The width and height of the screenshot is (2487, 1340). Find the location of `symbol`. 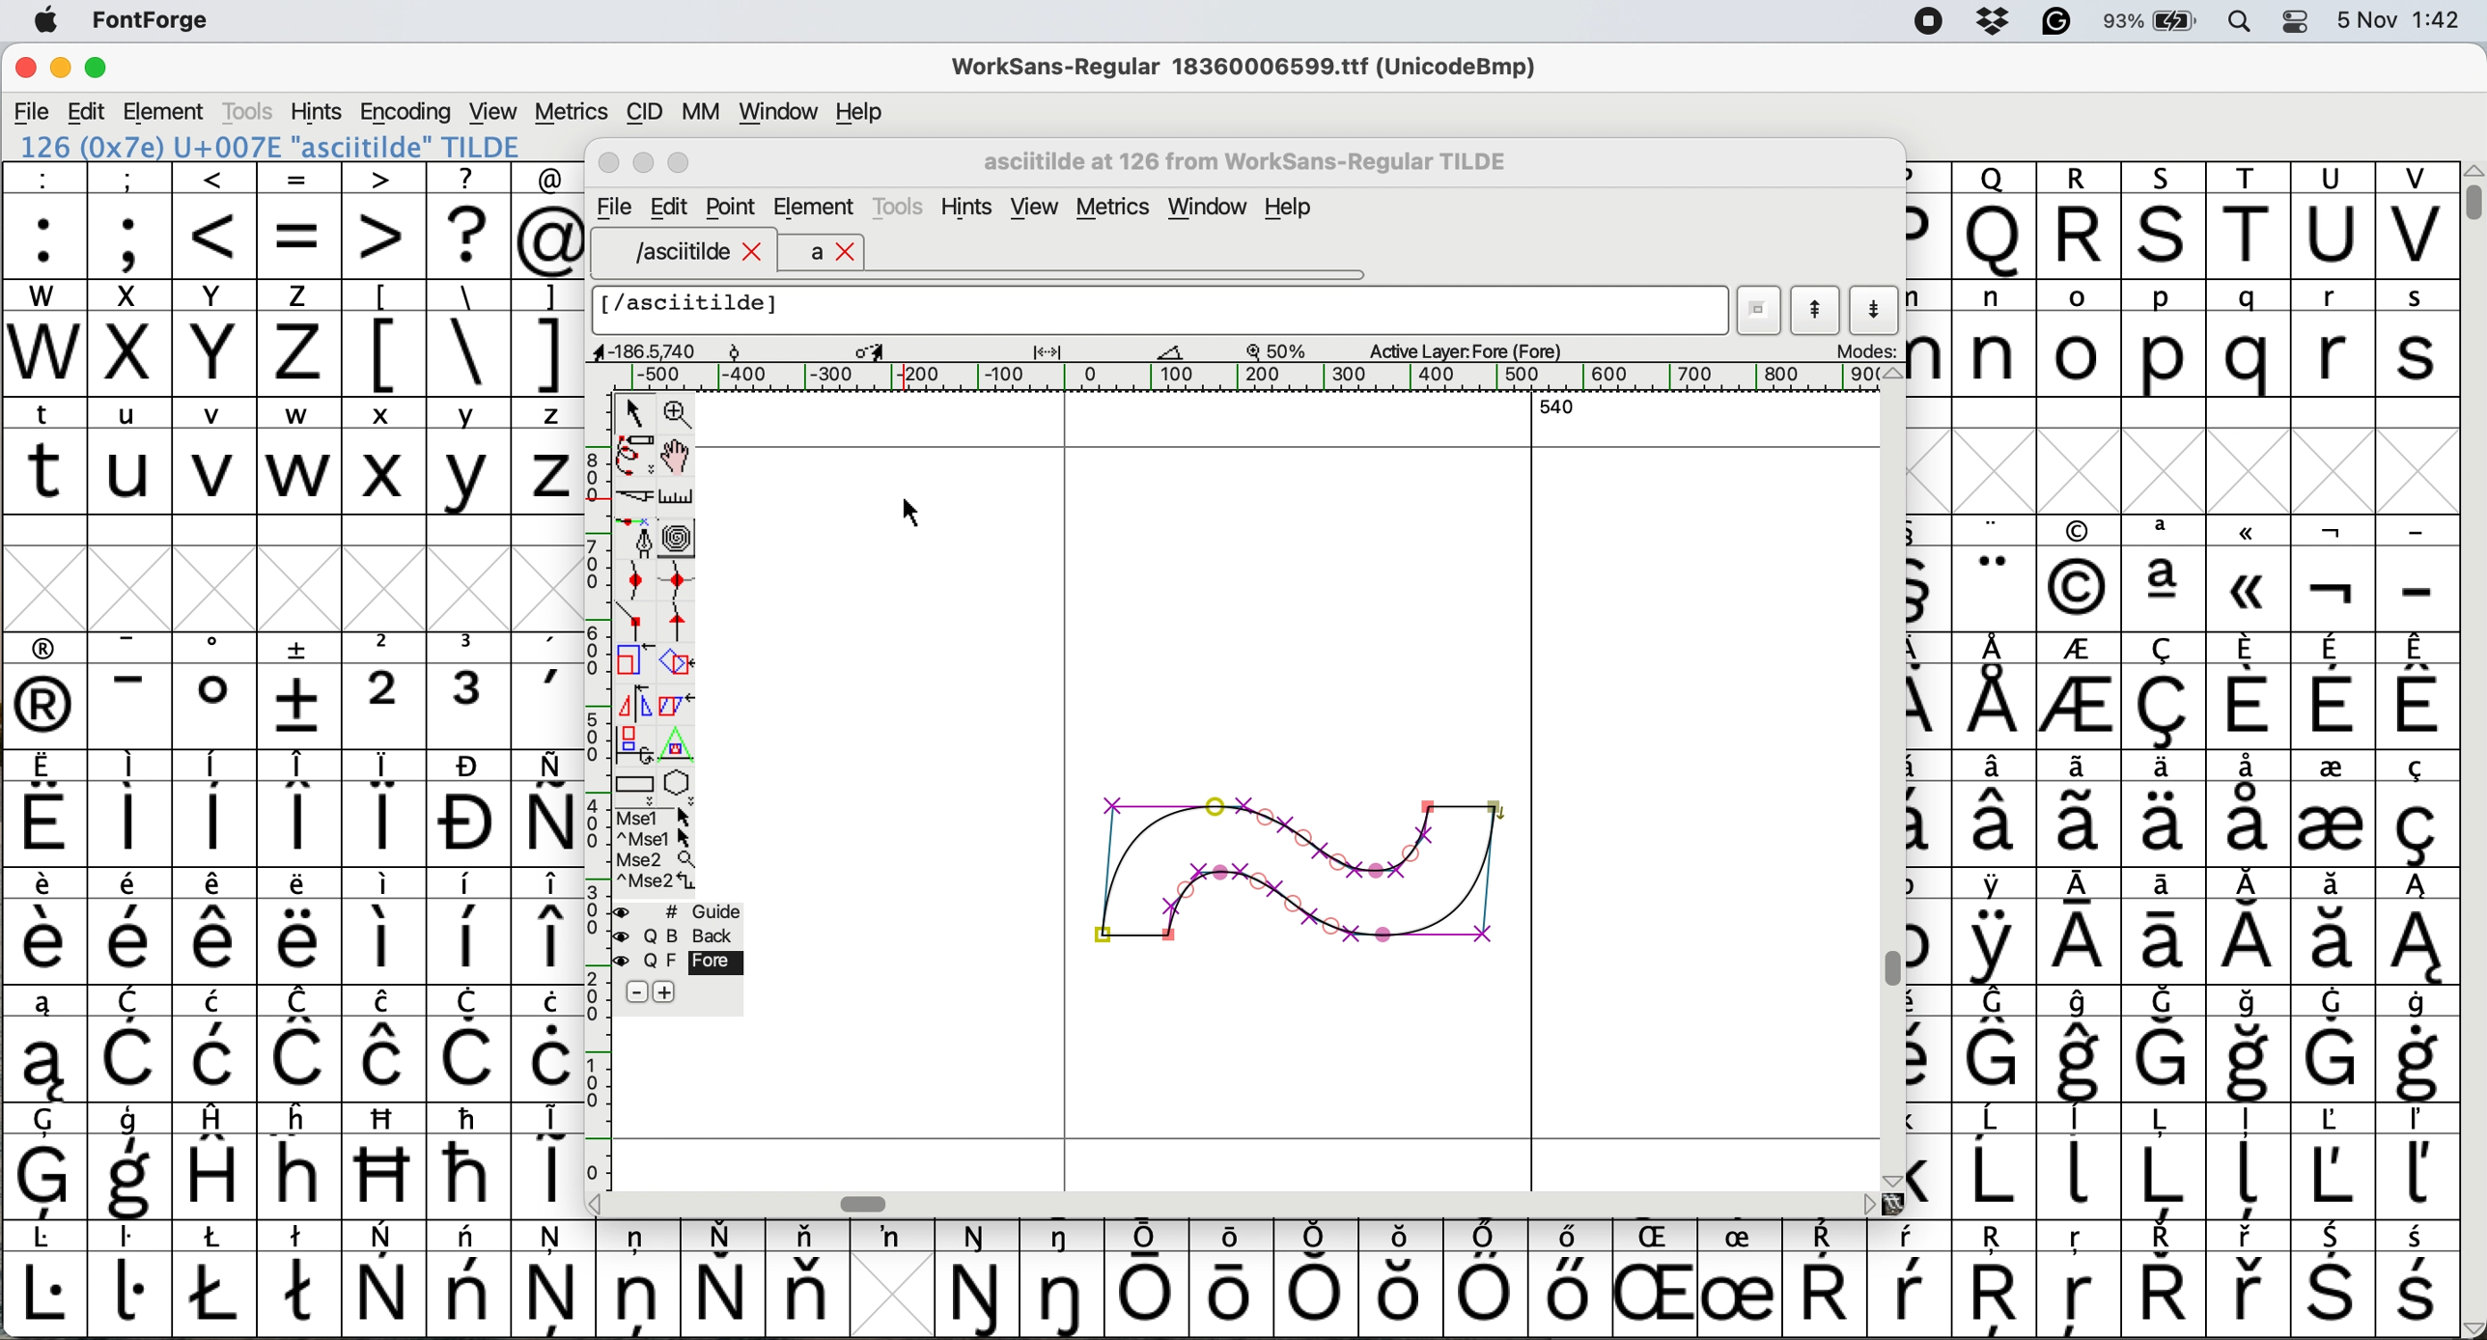

symbol is located at coordinates (2250, 806).